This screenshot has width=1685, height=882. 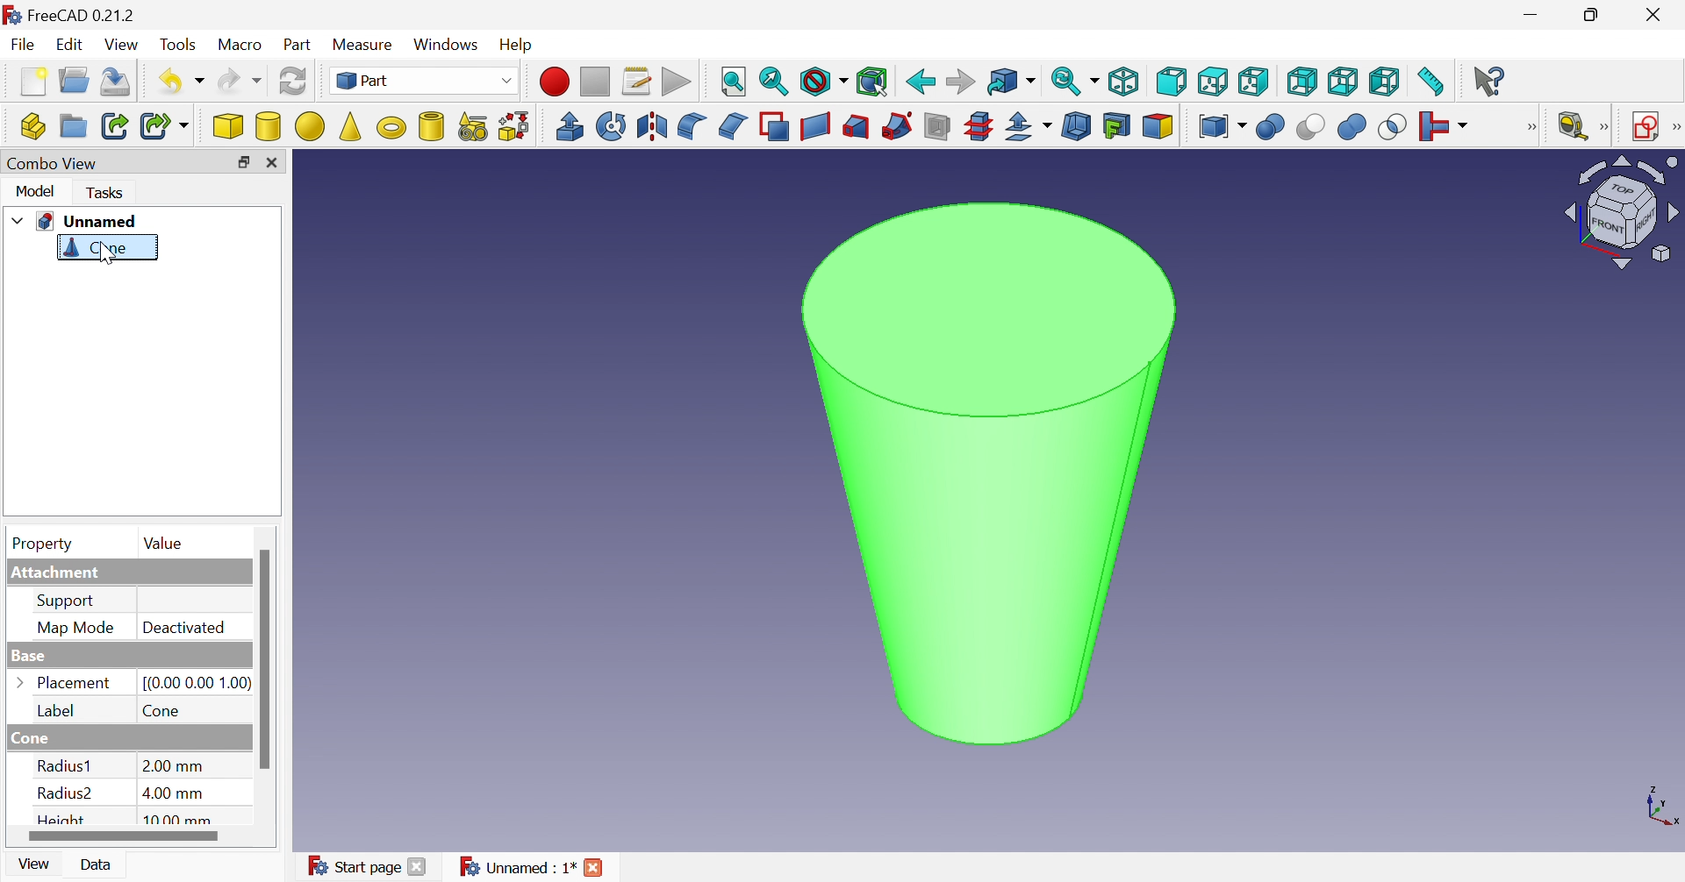 What do you see at coordinates (1254, 82) in the screenshot?
I see `Right` at bounding box center [1254, 82].